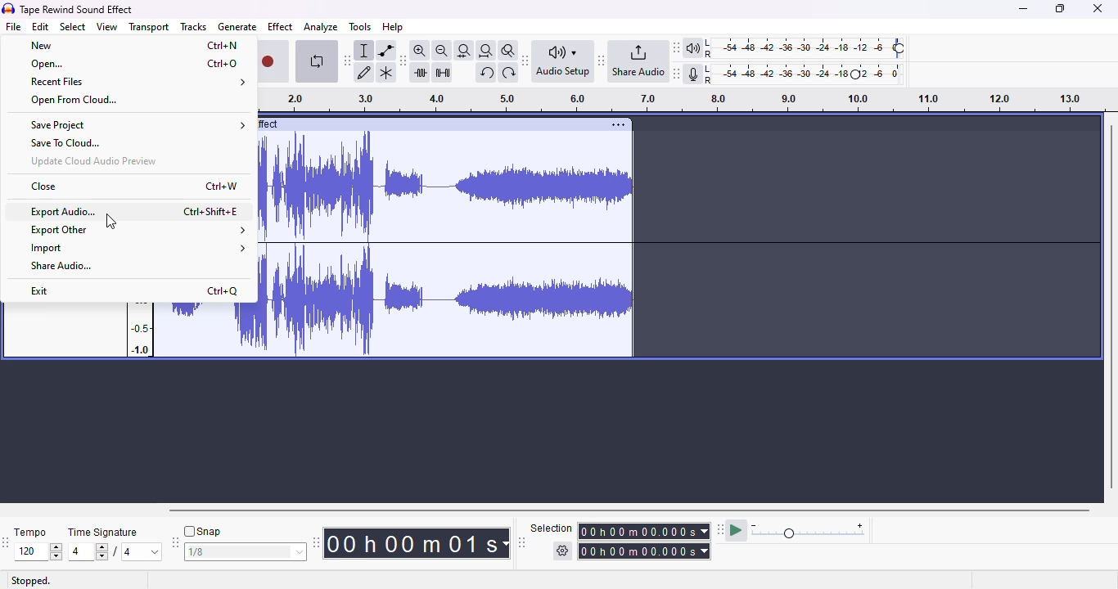 The width and height of the screenshot is (1118, 589). Describe the element at coordinates (403, 61) in the screenshot. I see `audacity edit toolbar` at that location.